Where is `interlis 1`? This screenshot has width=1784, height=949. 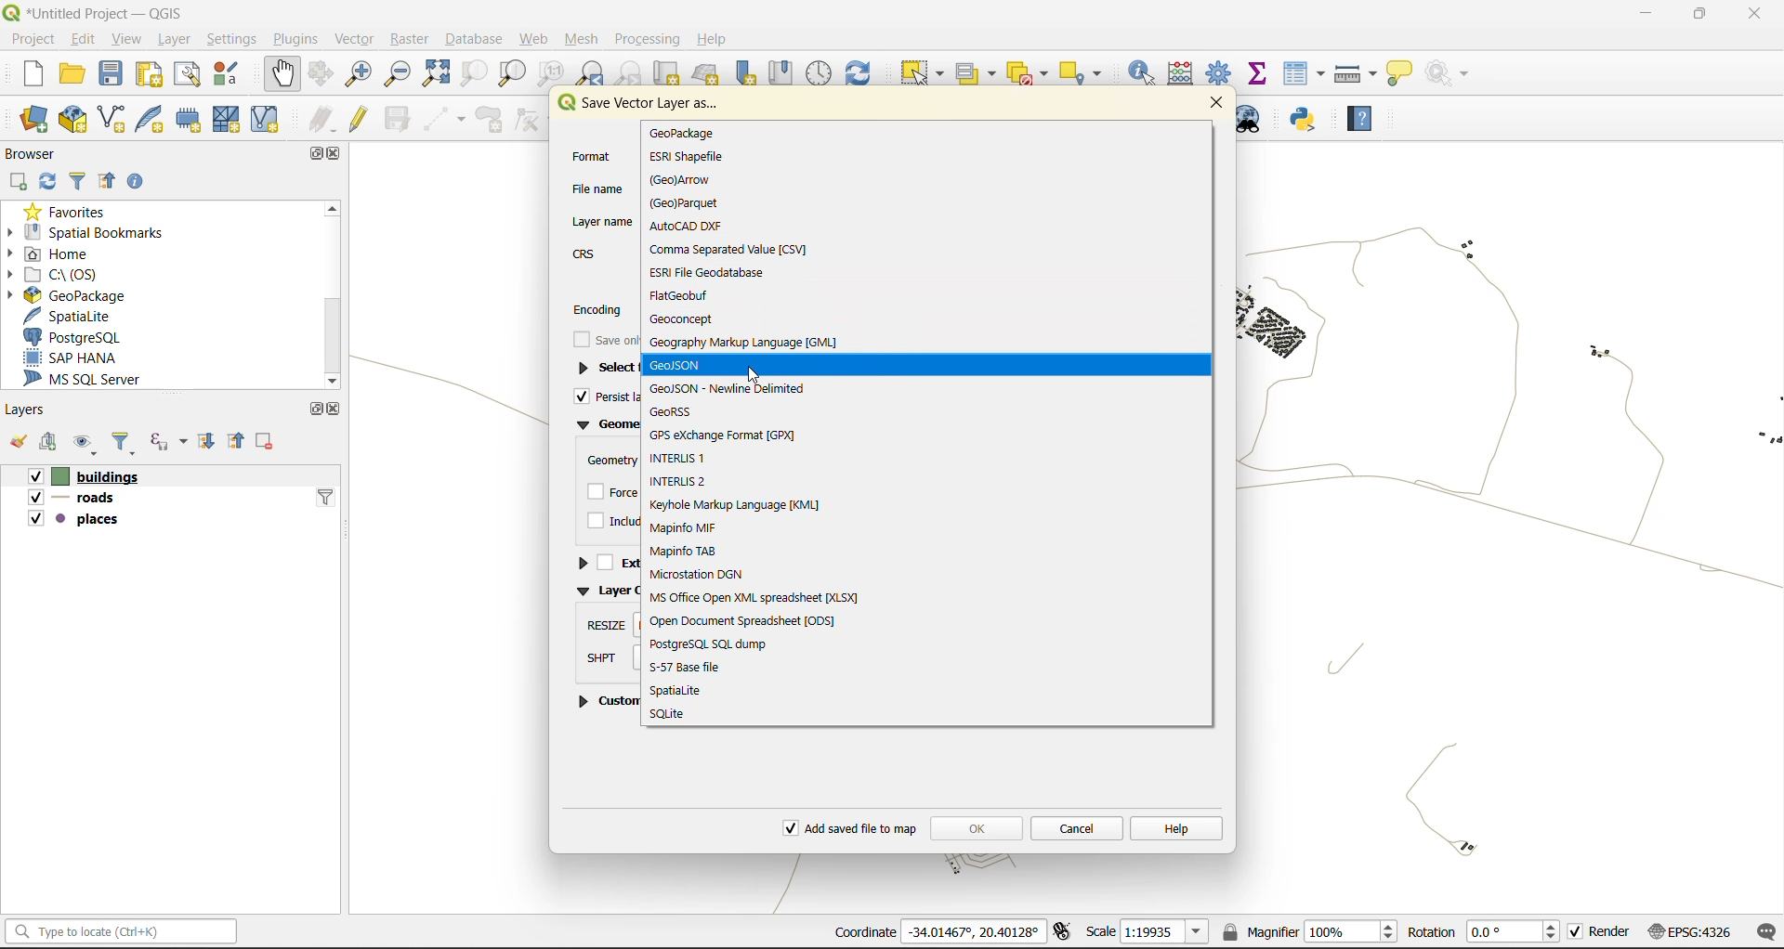 interlis 1 is located at coordinates (685, 456).